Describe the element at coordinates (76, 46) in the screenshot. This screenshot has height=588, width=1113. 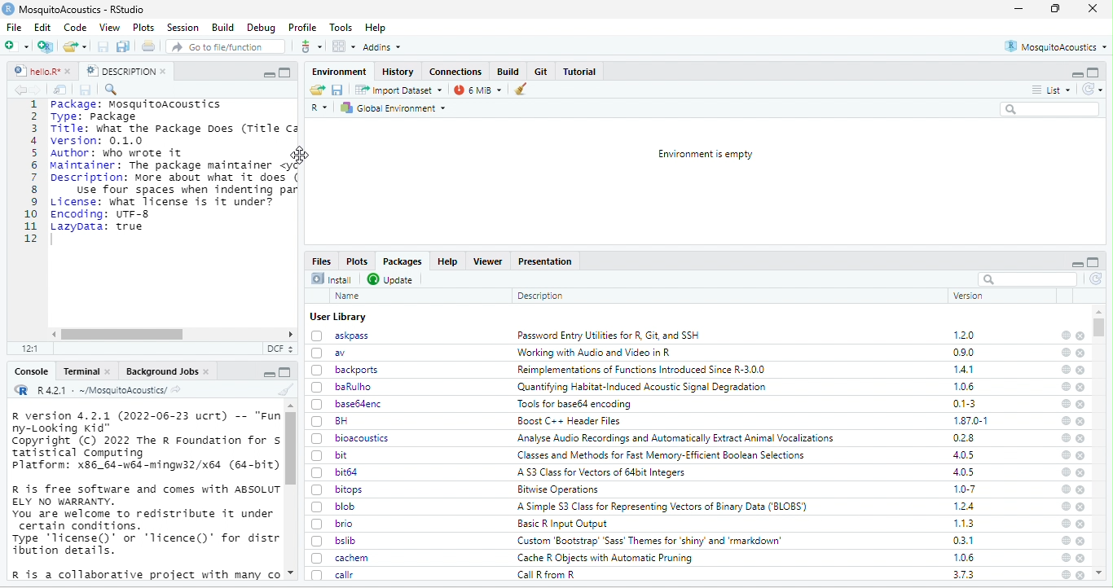
I see `open an existing file` at that location.